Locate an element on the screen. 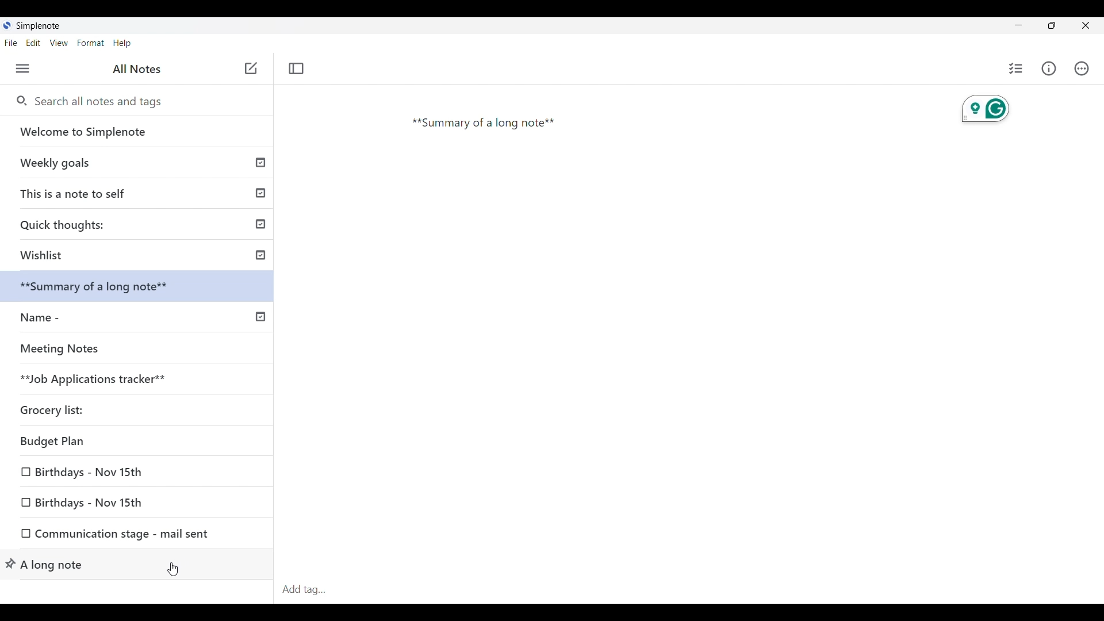 Image resolution: width=1104 pixels, height=621 pixels. Quick thoughts: is located at coordinates (141, 224).